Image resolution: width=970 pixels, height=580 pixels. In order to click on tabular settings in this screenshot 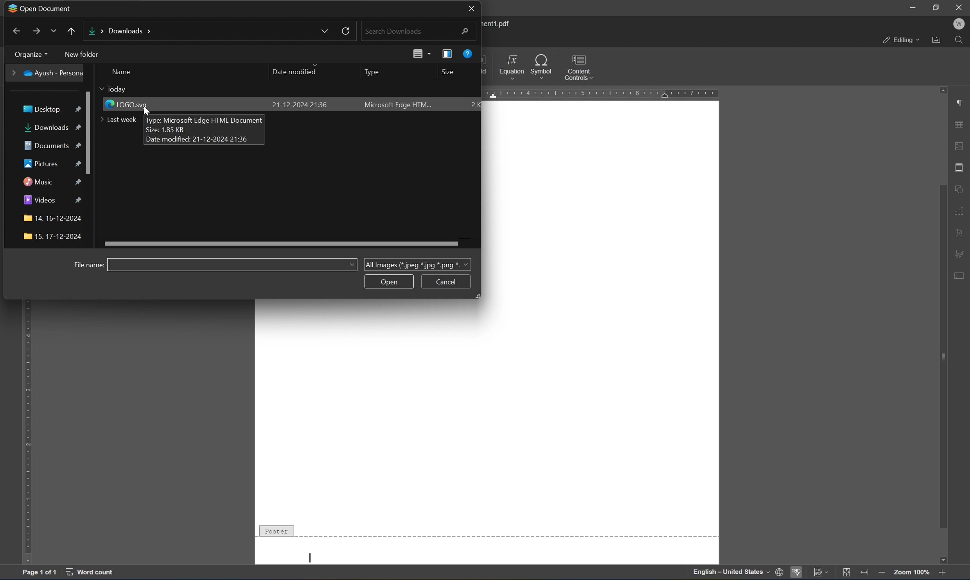, I will do `click(960, 125)`.